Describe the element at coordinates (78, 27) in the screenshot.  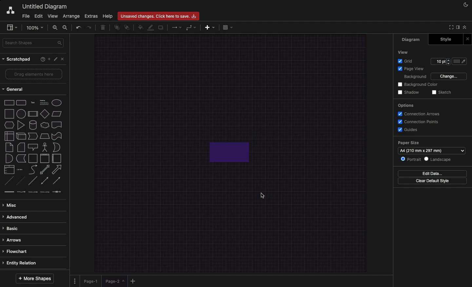
I see `Undo` at that location.